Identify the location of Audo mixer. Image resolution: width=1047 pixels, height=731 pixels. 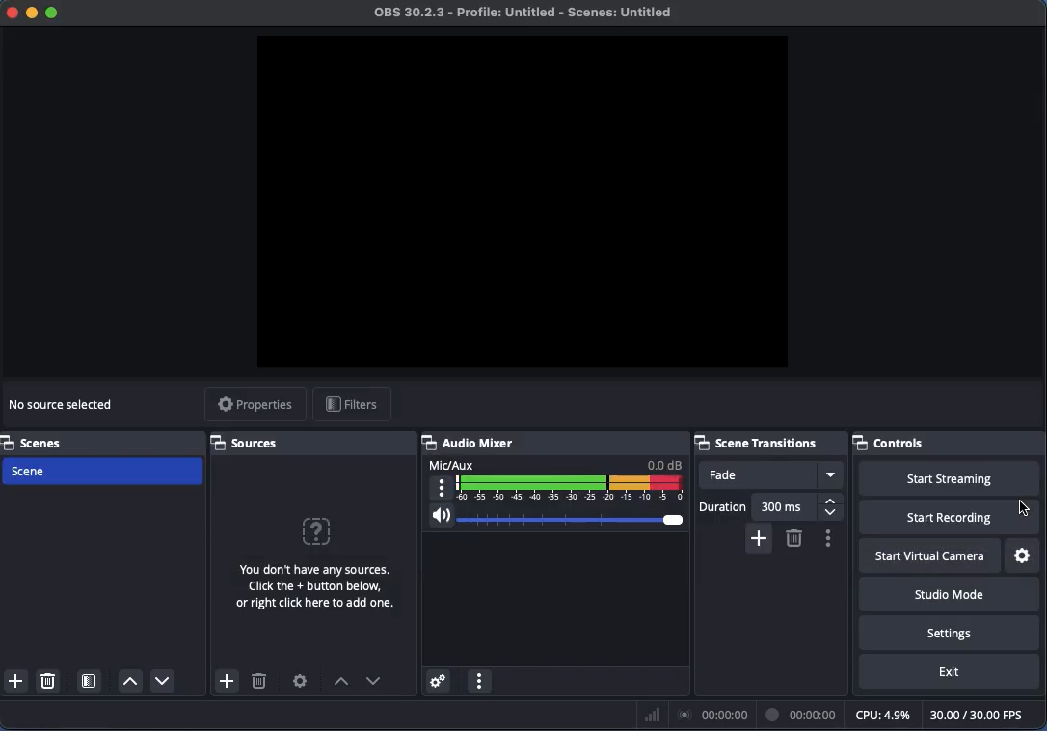
(556, 443).